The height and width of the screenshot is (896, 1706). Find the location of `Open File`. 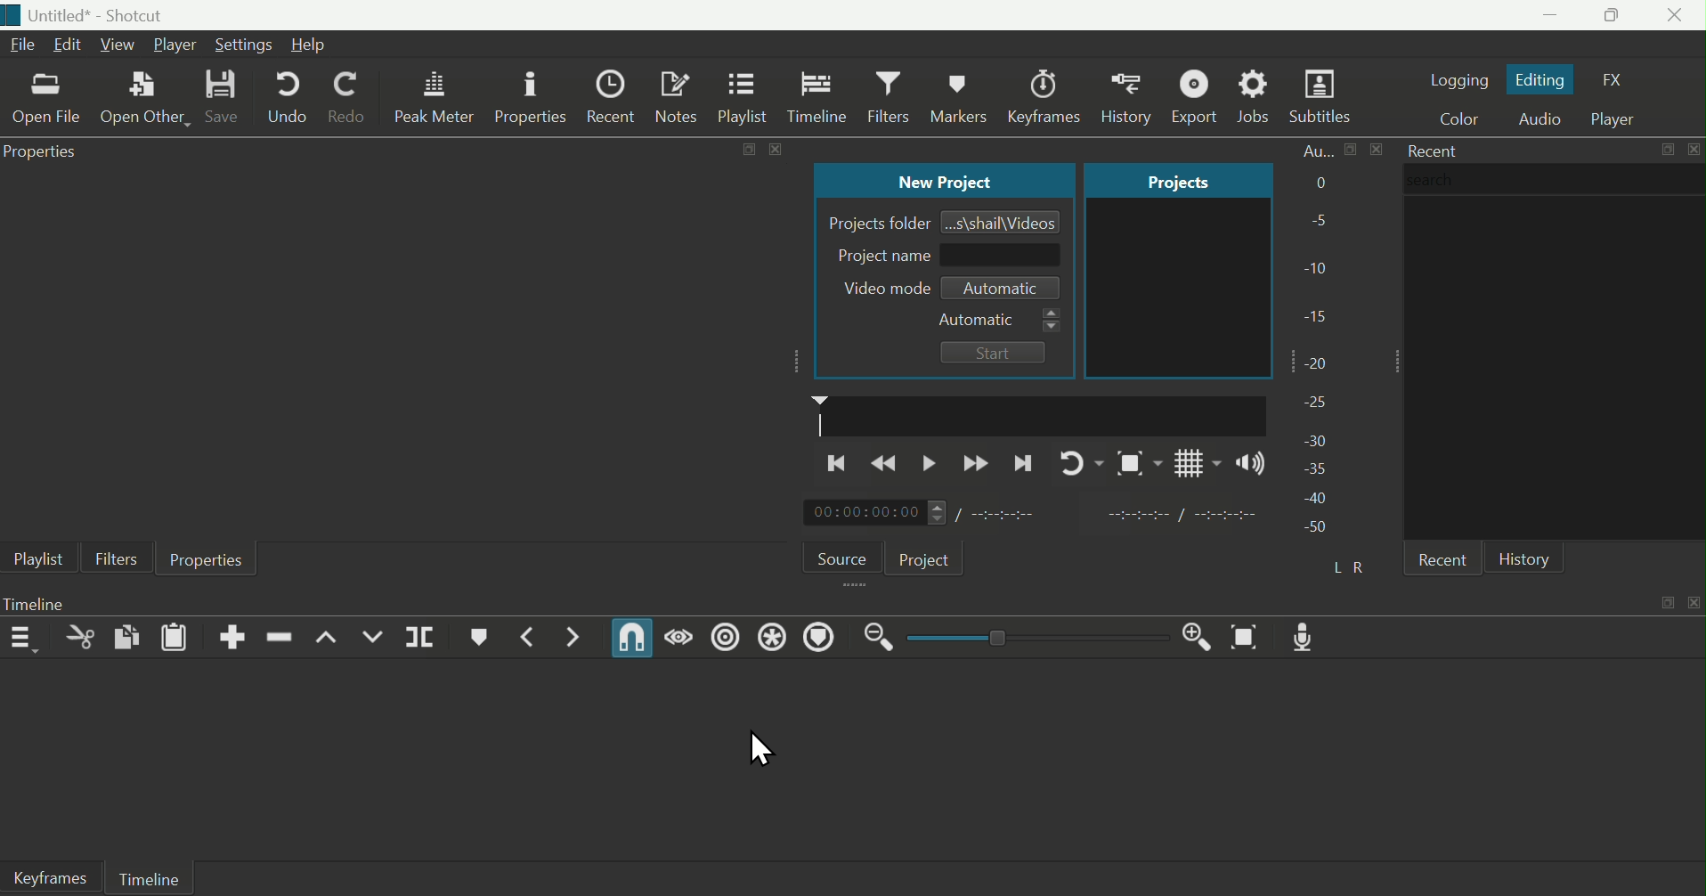

Open File is located at coordinates (45, 101).